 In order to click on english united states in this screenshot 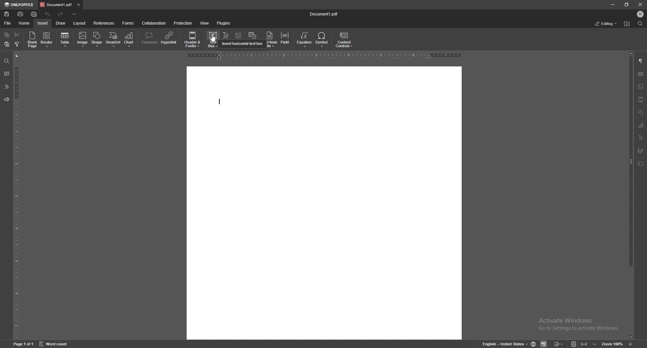, I will do `click(505, 344)`.